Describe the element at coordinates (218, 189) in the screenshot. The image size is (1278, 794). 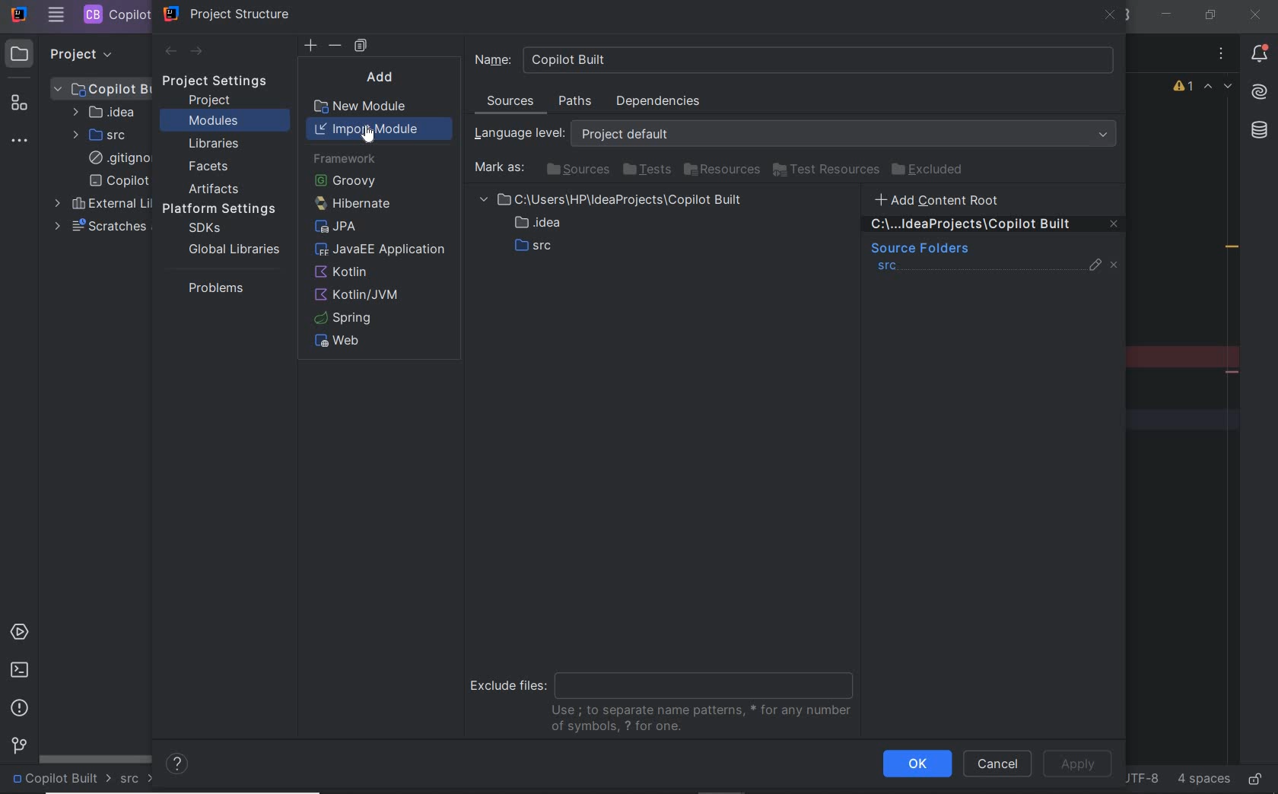
I see `artifacts` at that location.